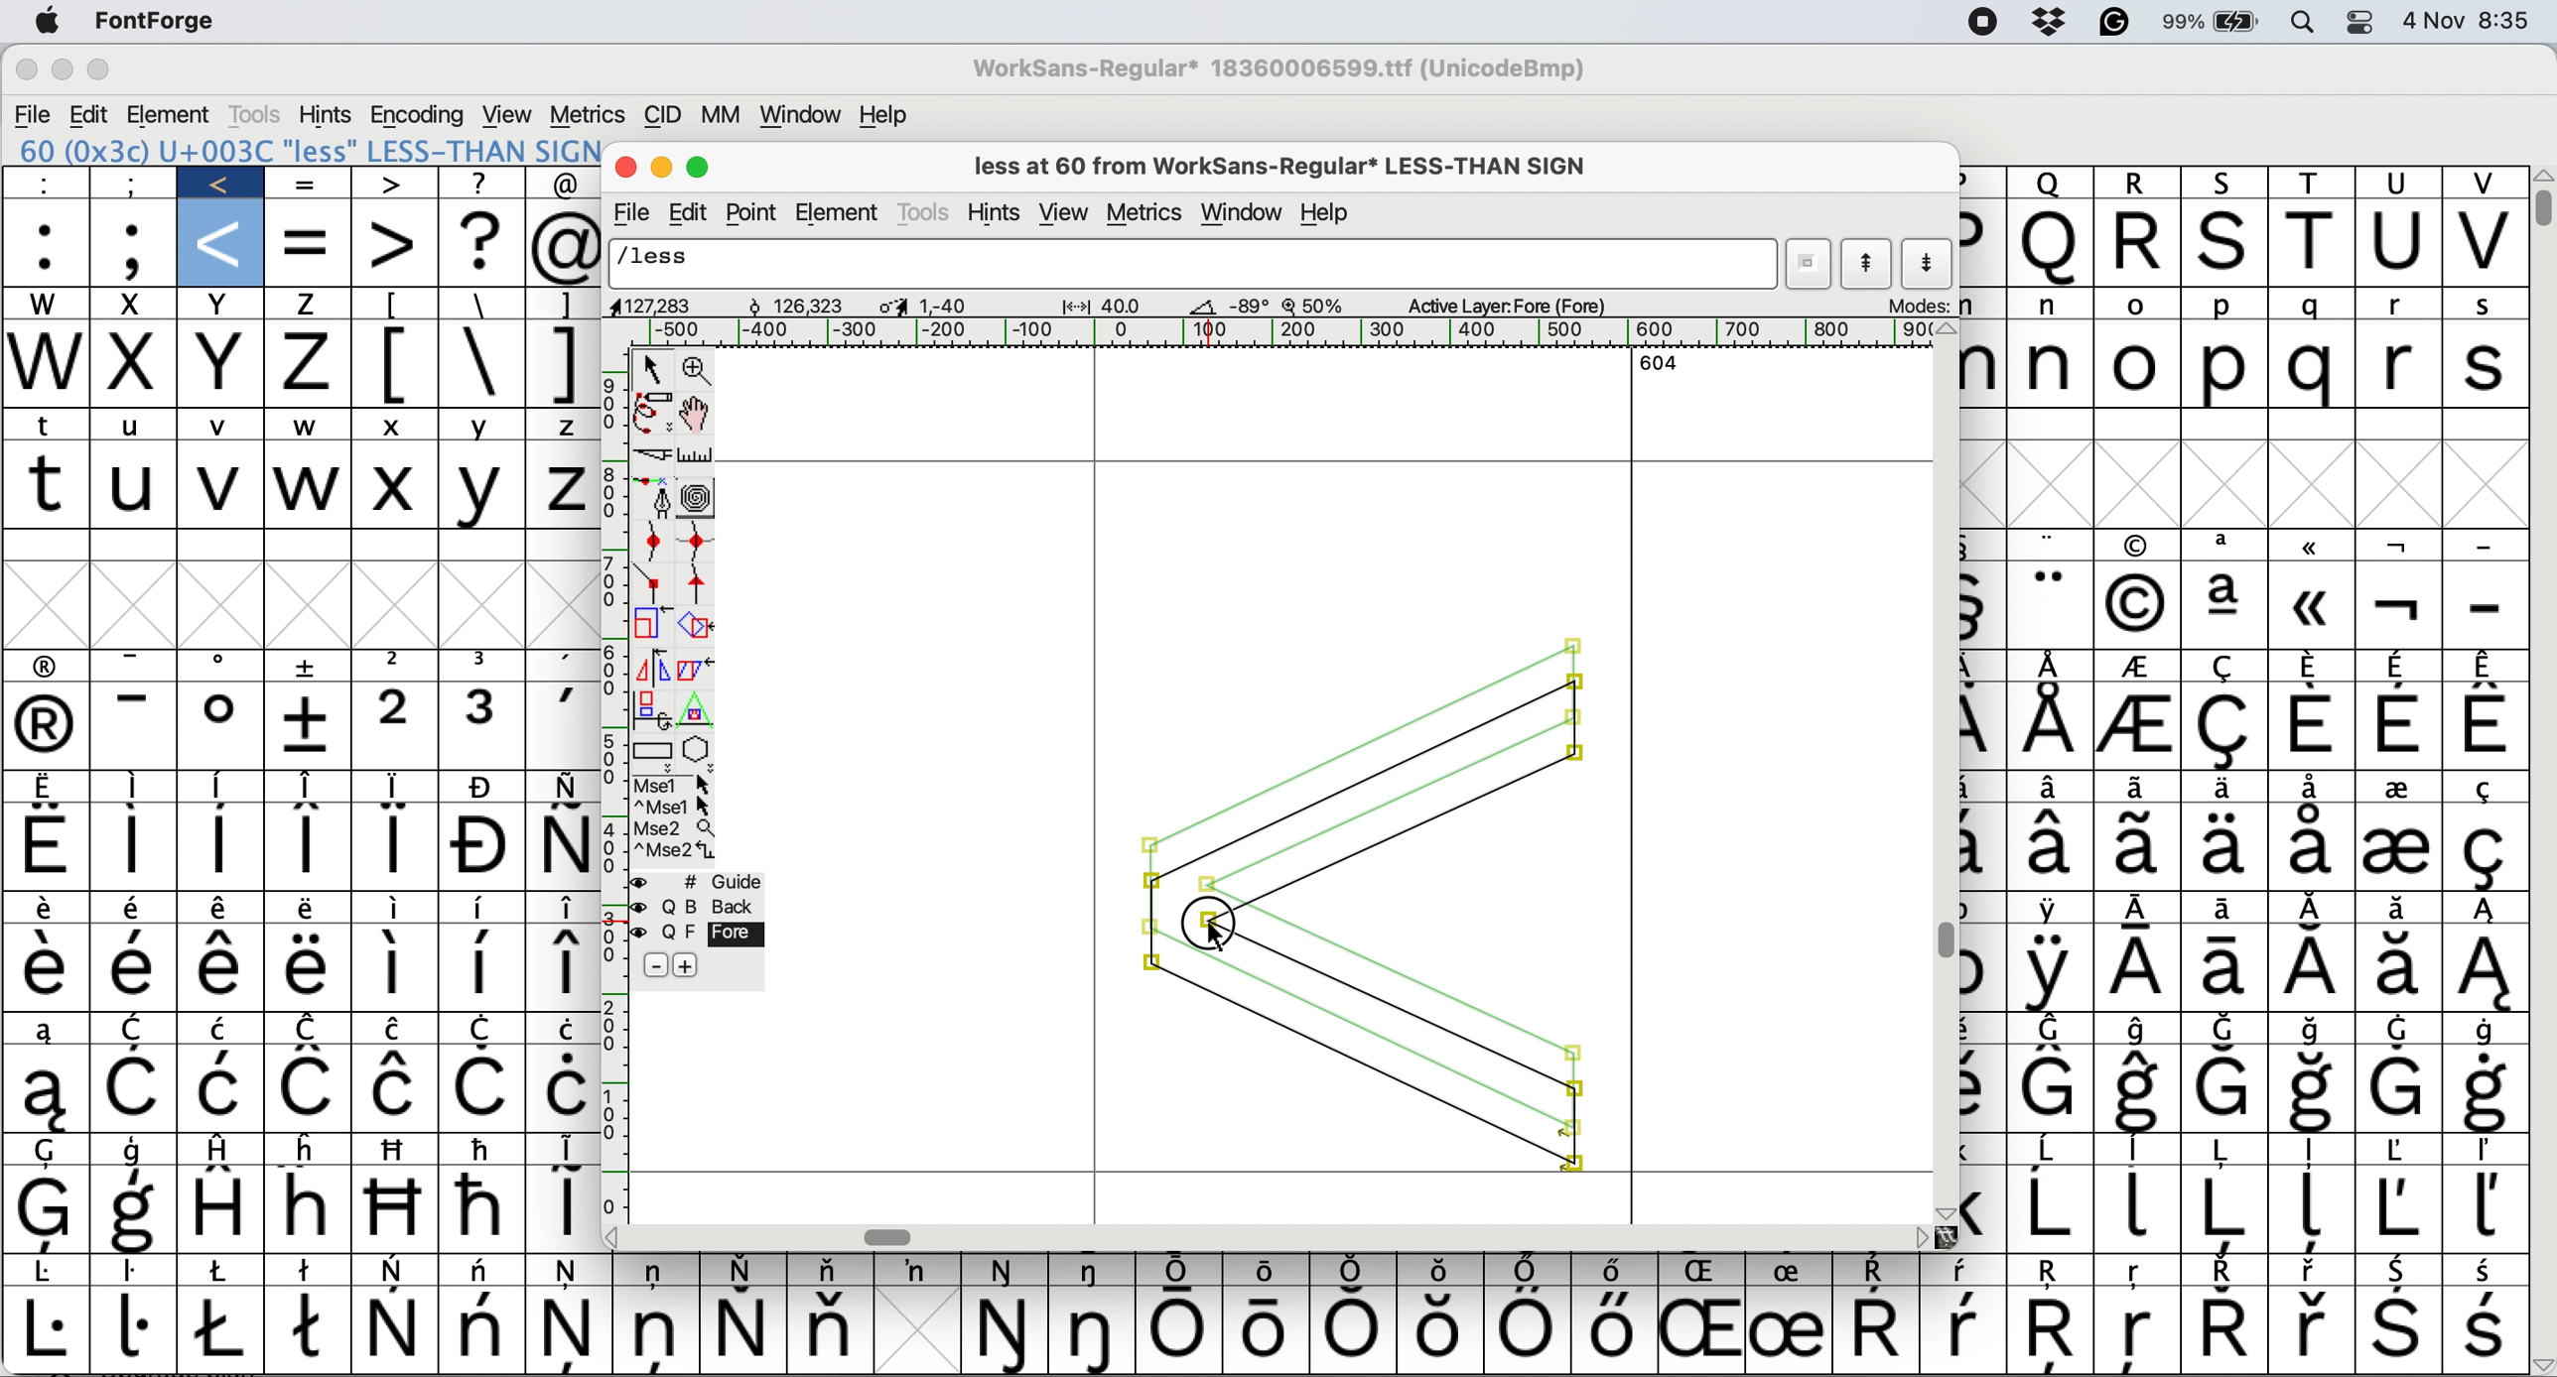  I want to click on Symbol, so click(1353, 1331).